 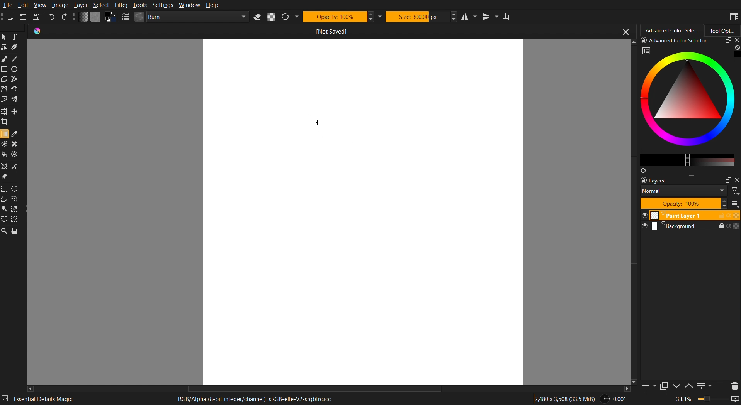 What do you see at coordinates (15, 59) in the screenshot?
I see `Line` at bounding box center [15, 59].